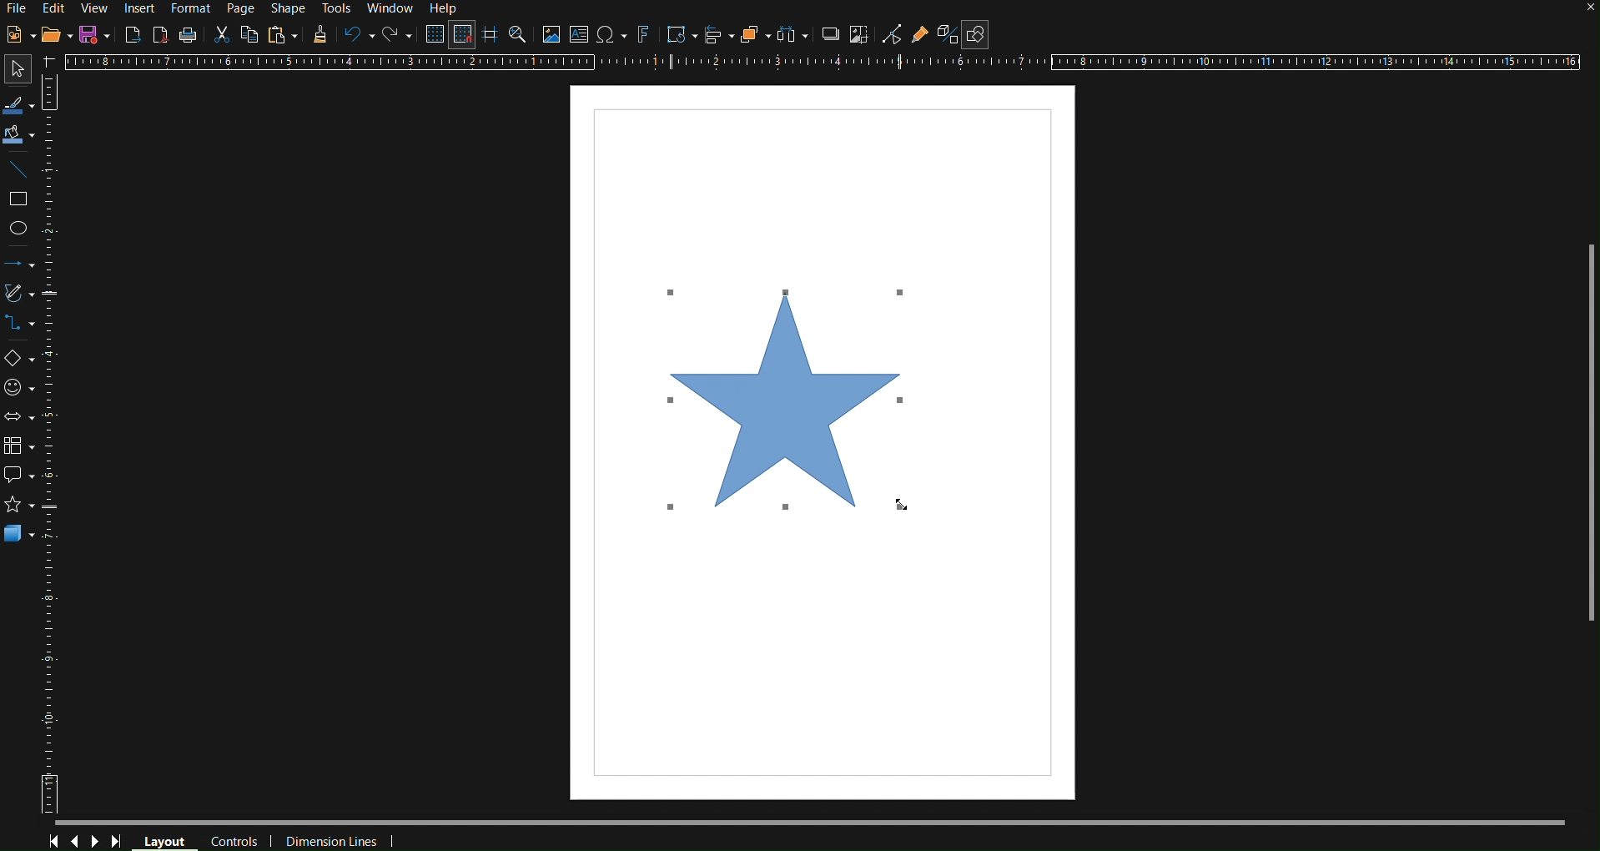 The width and height of the screenshot is (1600, 851). I want to click on Show Basic Shapes, so click(977, 34).